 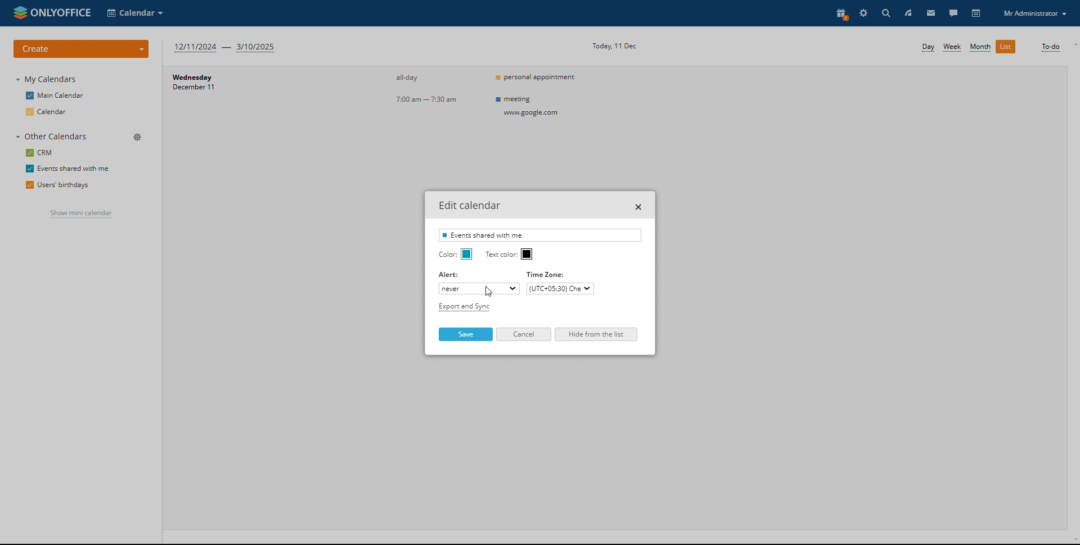 I want to click on meeting, so click(x=531, y=106).